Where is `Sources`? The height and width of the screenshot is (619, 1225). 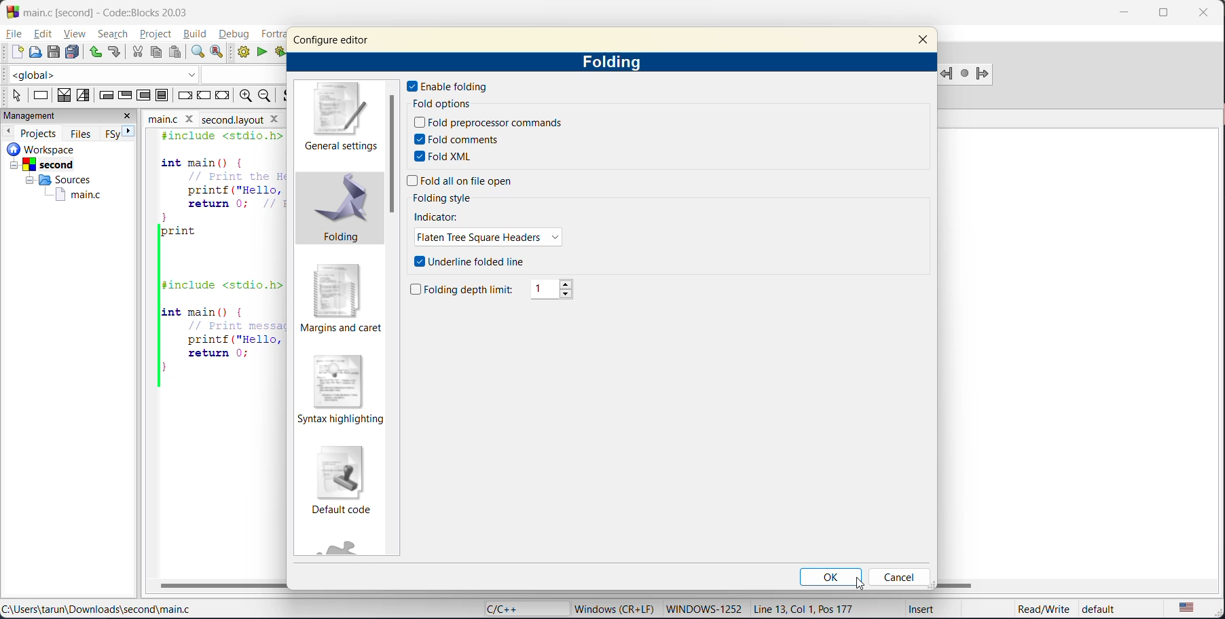 Sources is located at coordinates (55, 180).